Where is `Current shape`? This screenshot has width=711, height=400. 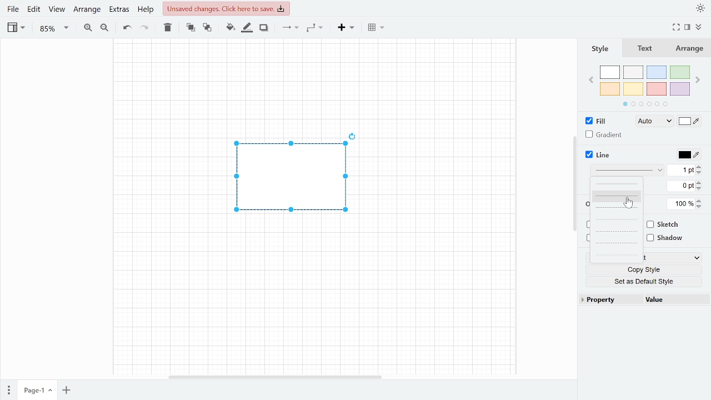 Current shape is located at coordinates (294, 181).